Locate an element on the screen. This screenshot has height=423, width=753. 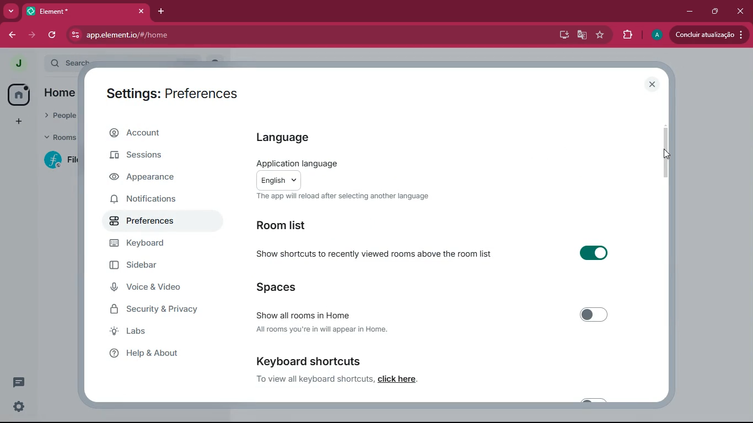
close is located at coordinates (653, 84).